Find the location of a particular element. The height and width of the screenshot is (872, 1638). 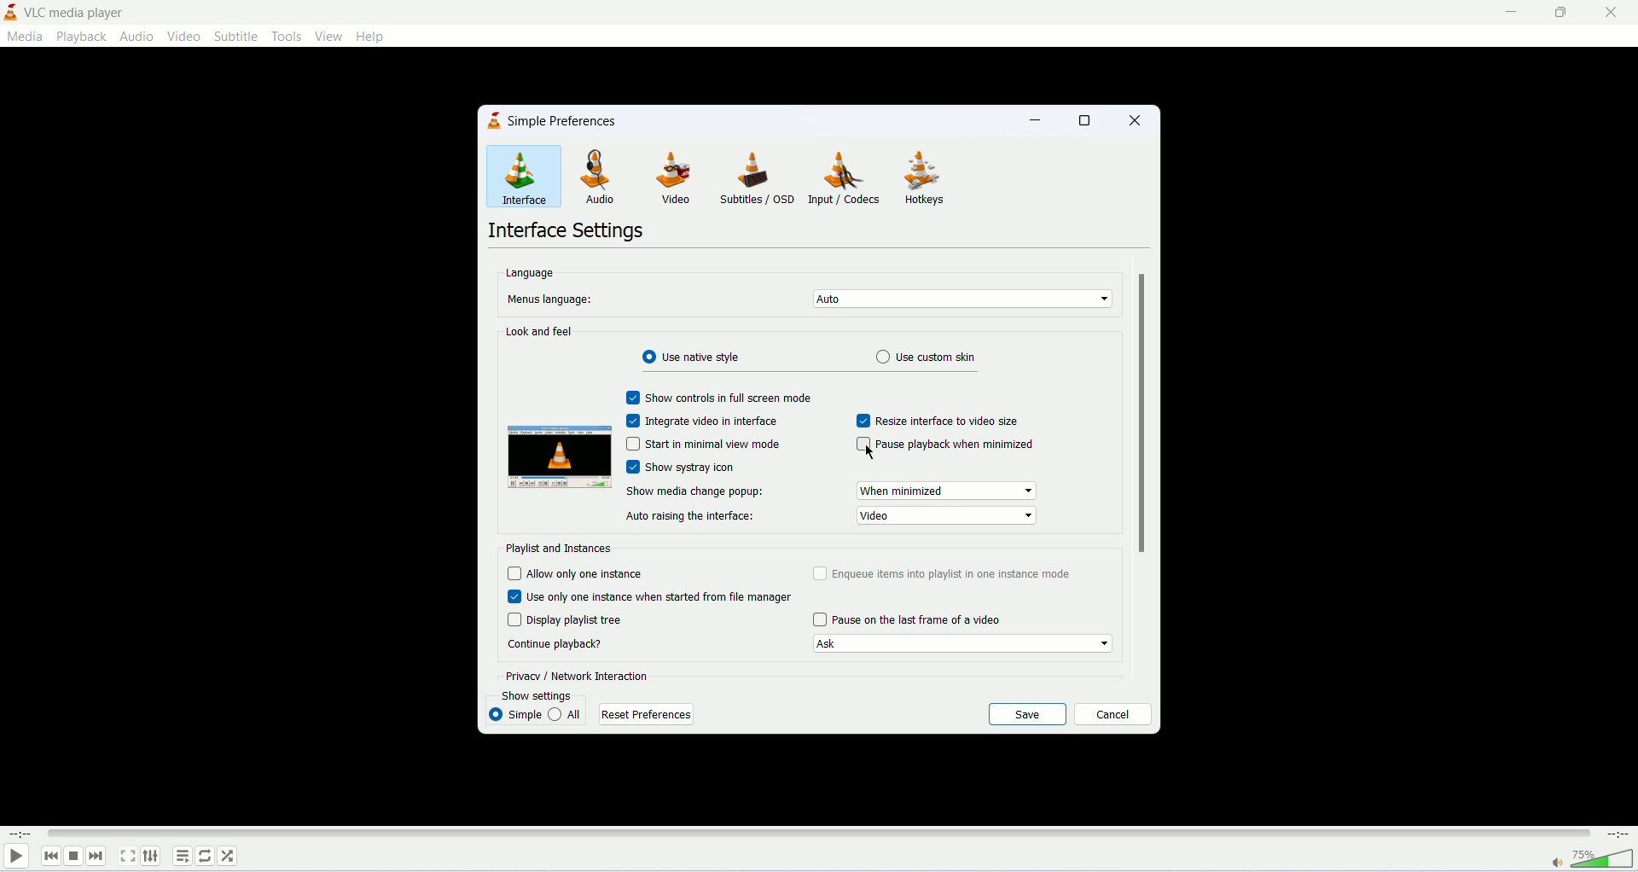

fullscreen is located at coordinates (127, 857).